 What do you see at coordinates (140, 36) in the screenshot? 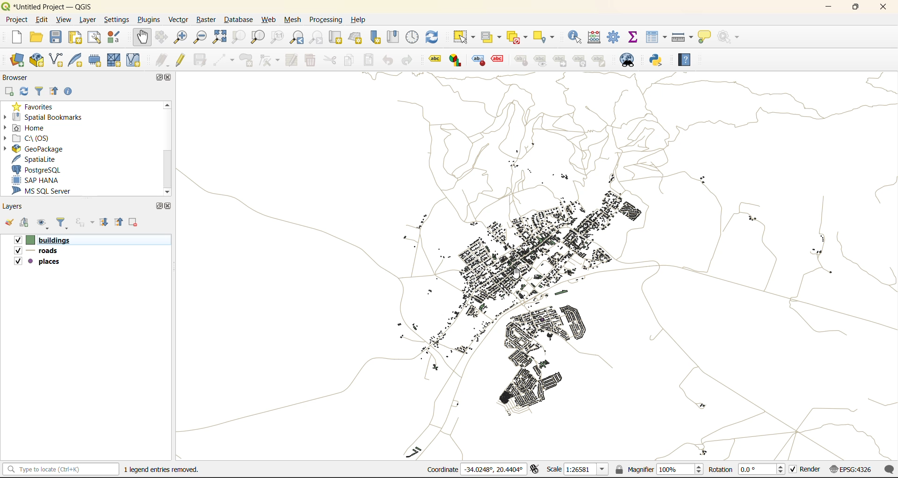
I see `pan map` at bounding box center [140, 36].